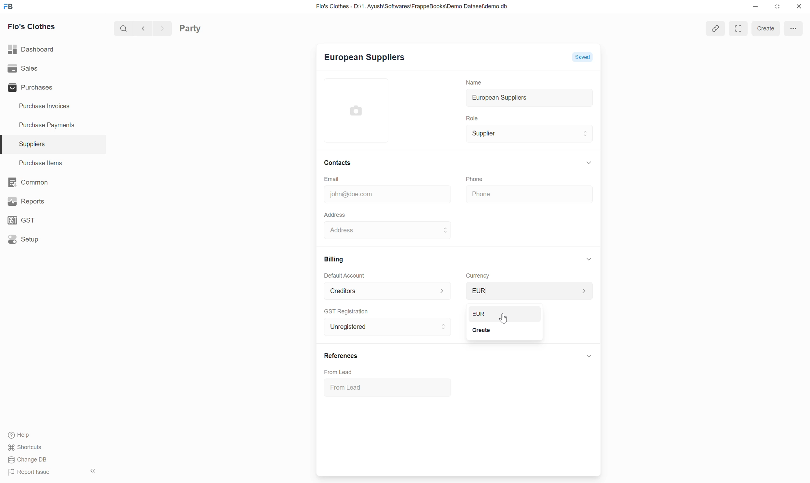 The width and height of the screenshot is (810, 483). What do you see at coordinates (18, 436) in the screenshot?
I see `help` at bounding box center [18, 436].